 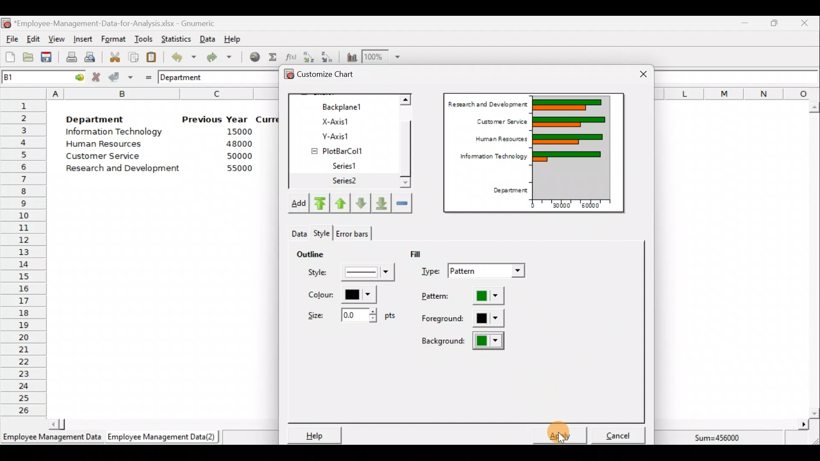 What do you see at coordinates (463, 319) in the screenshot?
I see `Foreground` at bounding box center [463, 319].